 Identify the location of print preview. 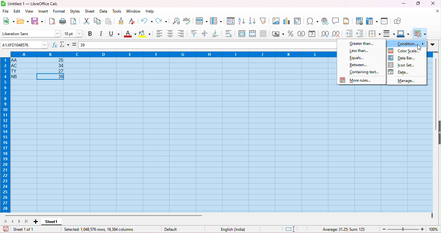
(74, 21).